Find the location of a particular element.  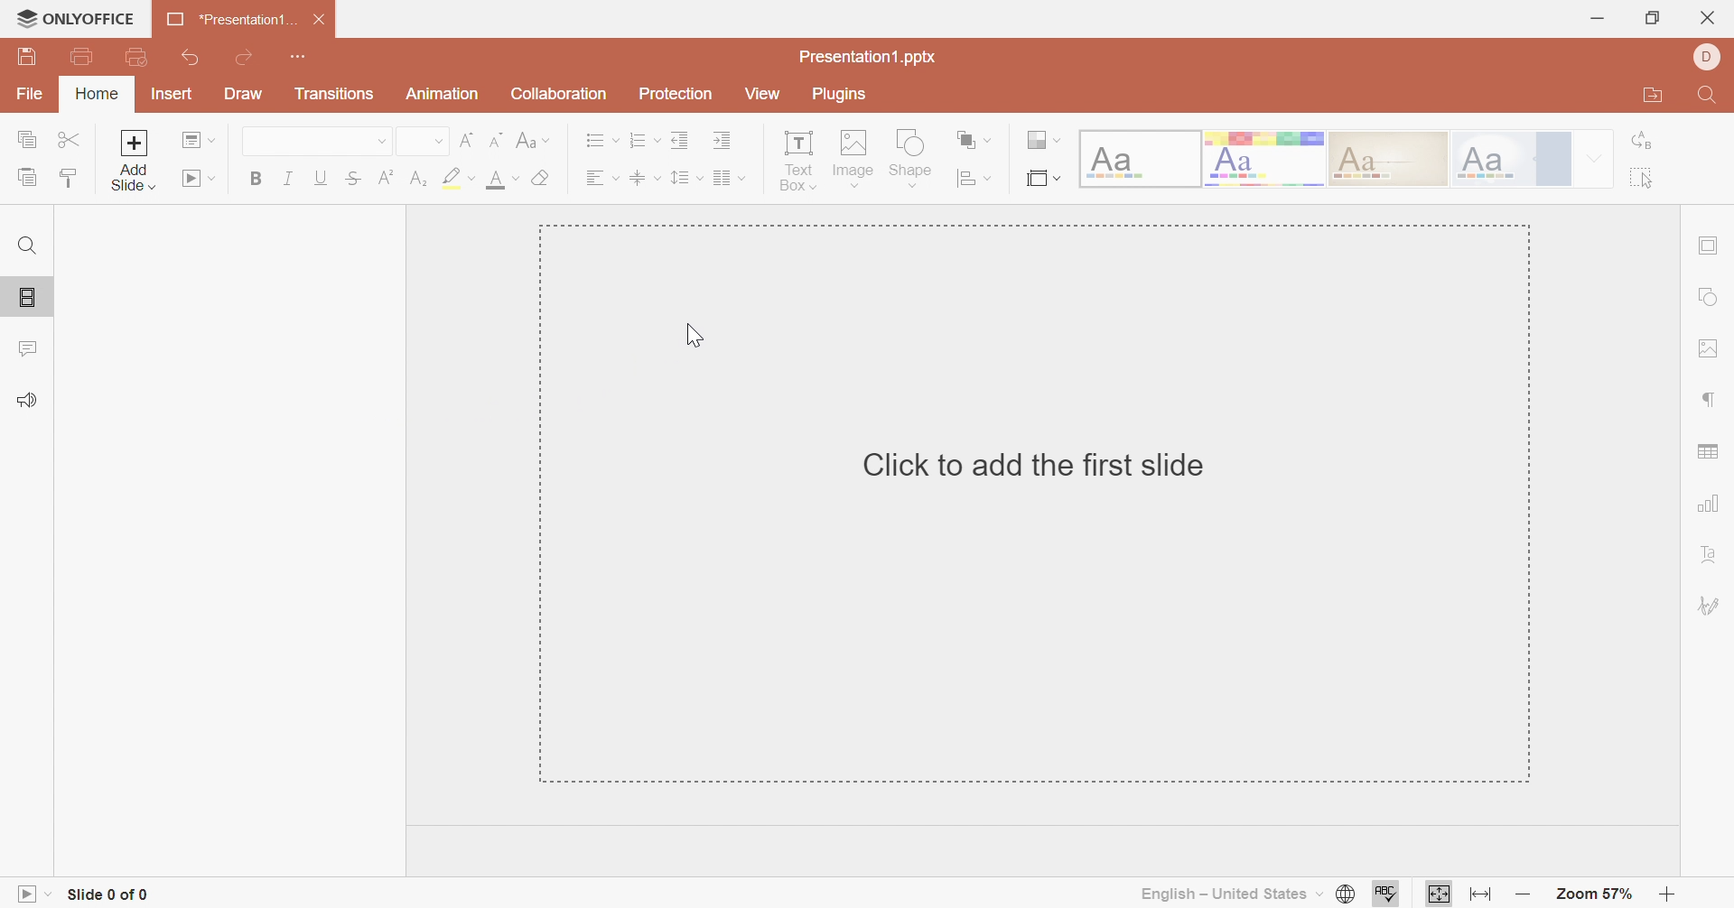

Drop Down is located at coordinates (211, 140).